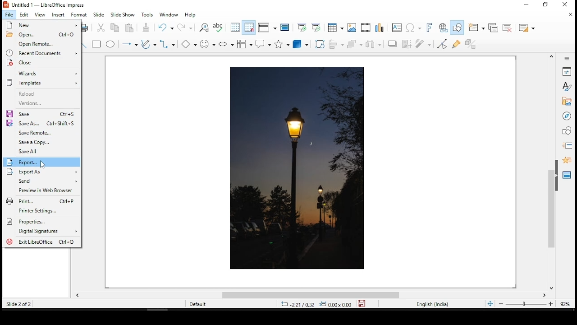 Image resolution: width=577 pixels, height=325 pixels. Describe the element at coordinates (269, 28) in the screenshot. I see `display views` at that location.